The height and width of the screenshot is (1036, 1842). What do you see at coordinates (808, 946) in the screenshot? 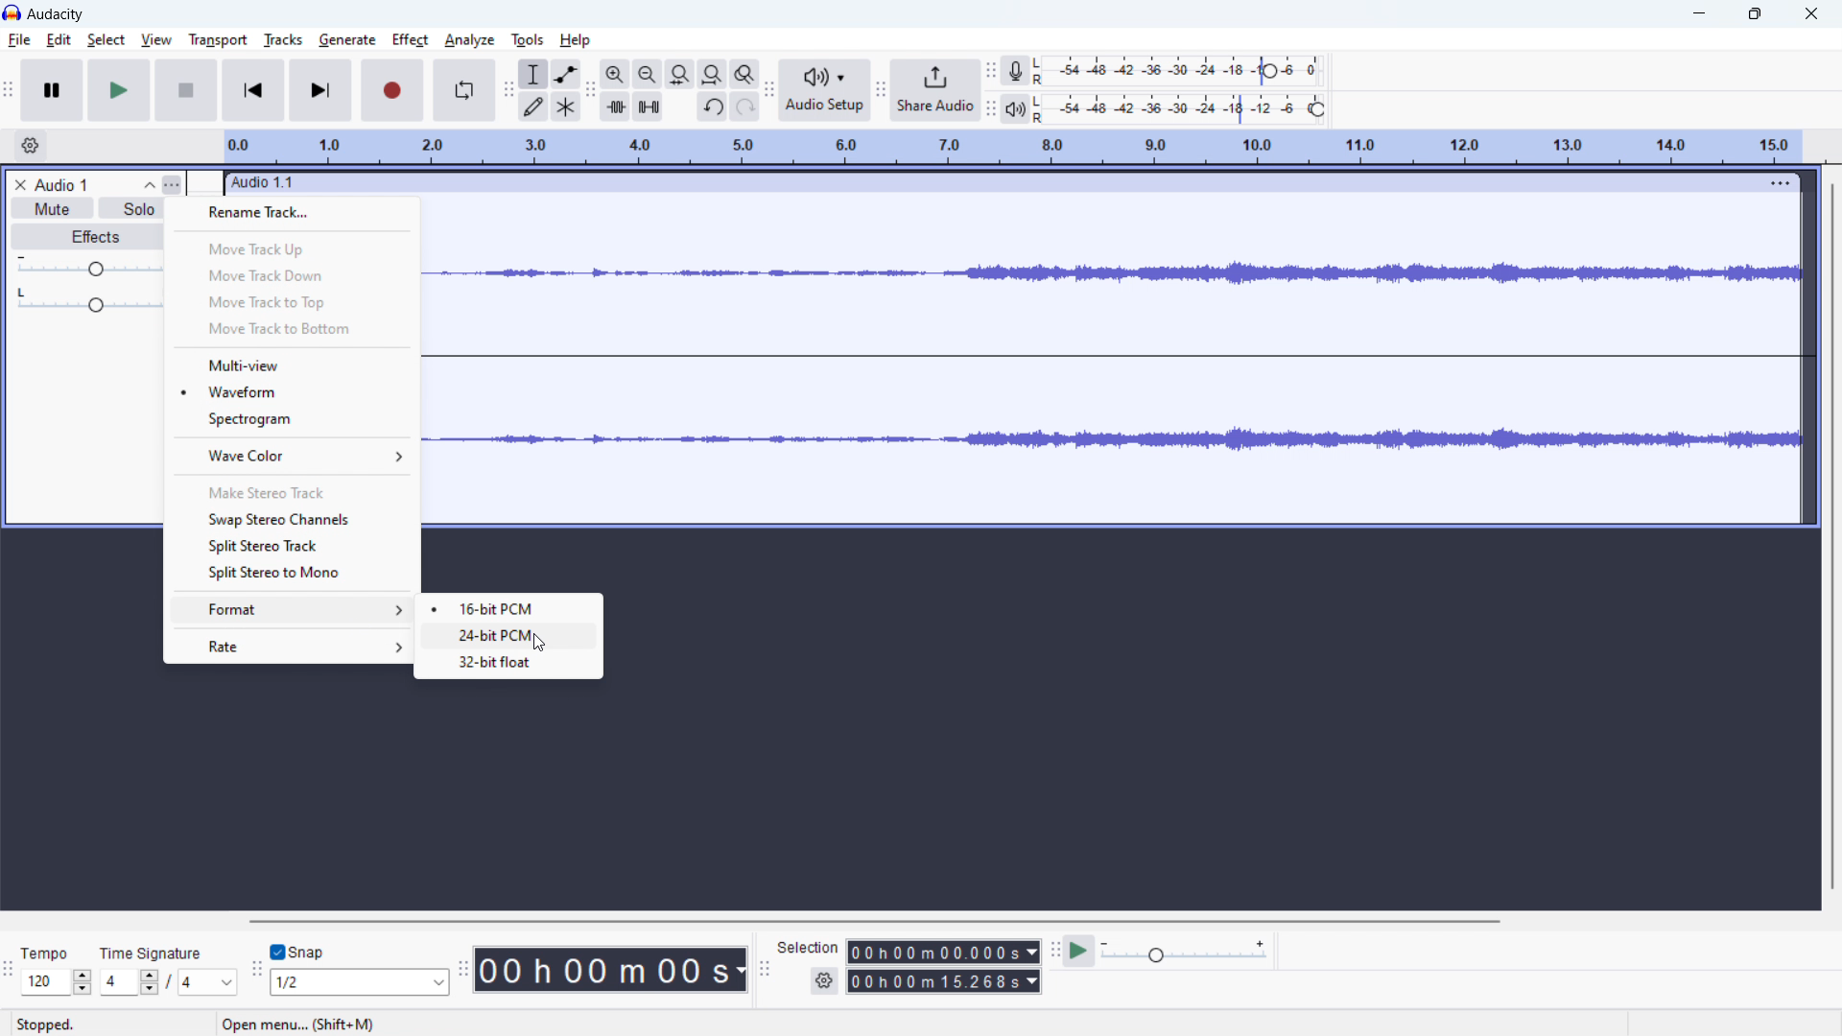
I see `Selection` at bounding box center [808, 946].